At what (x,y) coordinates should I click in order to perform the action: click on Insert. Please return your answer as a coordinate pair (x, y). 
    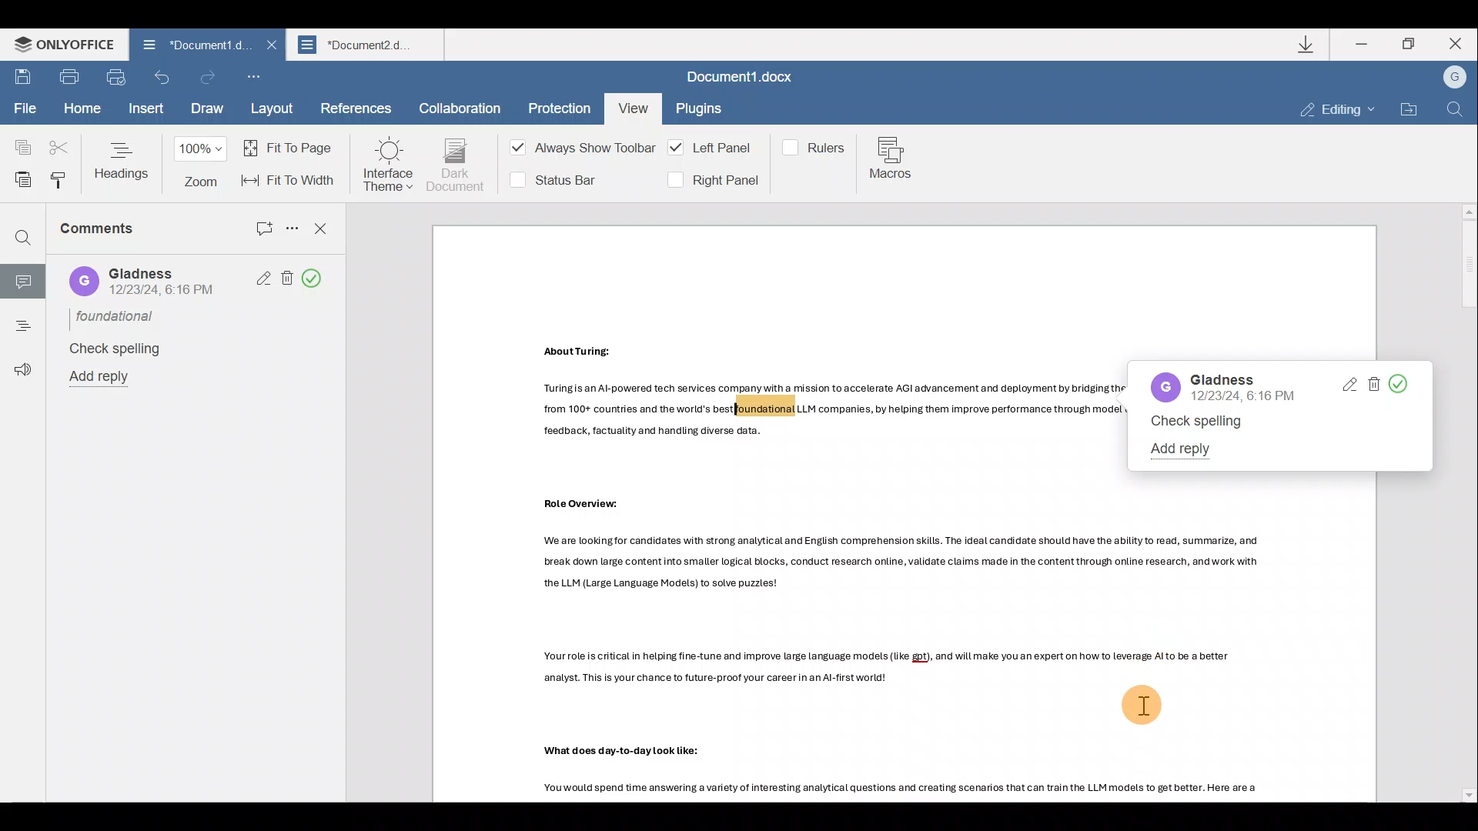
    Looking at the image, I should click on (144, 111).